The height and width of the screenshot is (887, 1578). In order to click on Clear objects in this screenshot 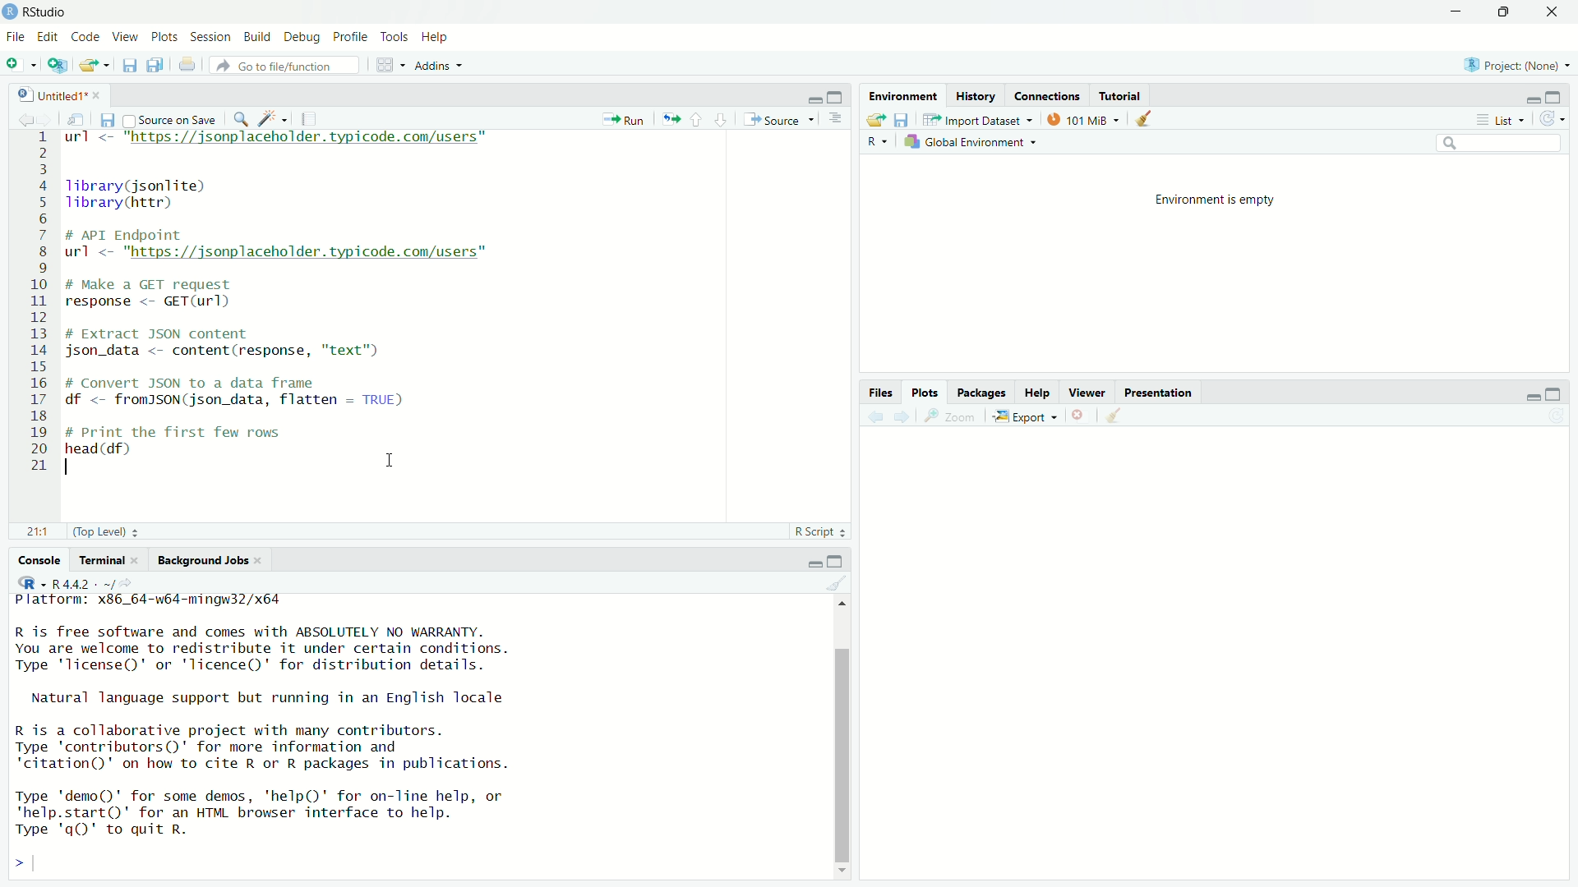, I will do `click(1147, 119)`.